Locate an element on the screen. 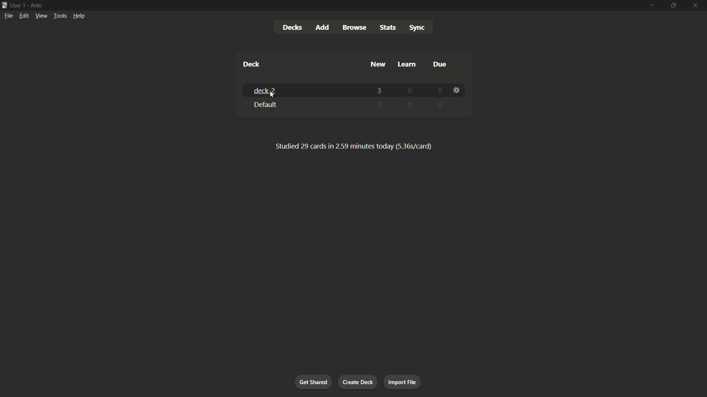 This screenshot has height=397, width=707. create deck is located at coordinates (356, 382).